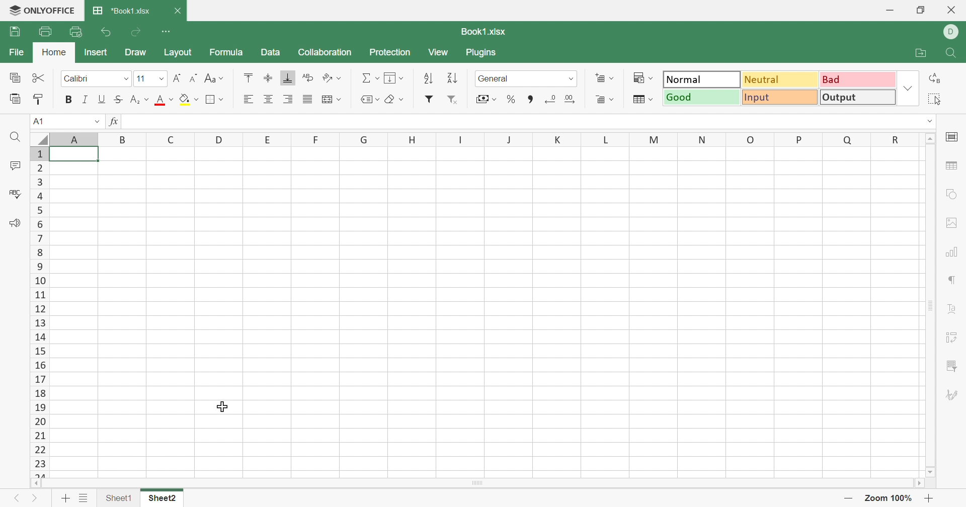 The height and width of the screenshot is (507, 966). I want to click on Filter, so click(428, 99).